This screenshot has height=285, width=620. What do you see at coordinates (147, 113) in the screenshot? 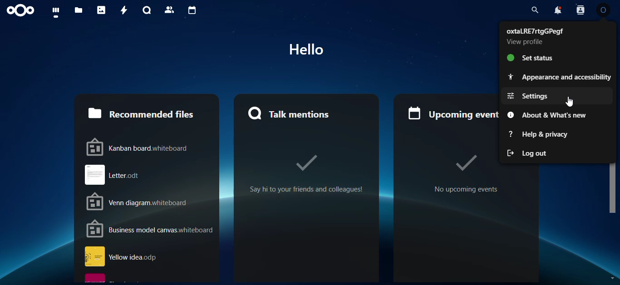
I see `recommended files` at bounding box center [147, 113].